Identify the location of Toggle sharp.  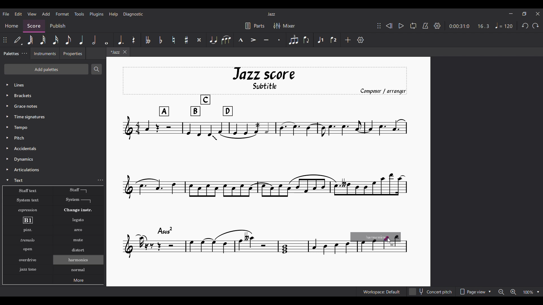
(186, 40).